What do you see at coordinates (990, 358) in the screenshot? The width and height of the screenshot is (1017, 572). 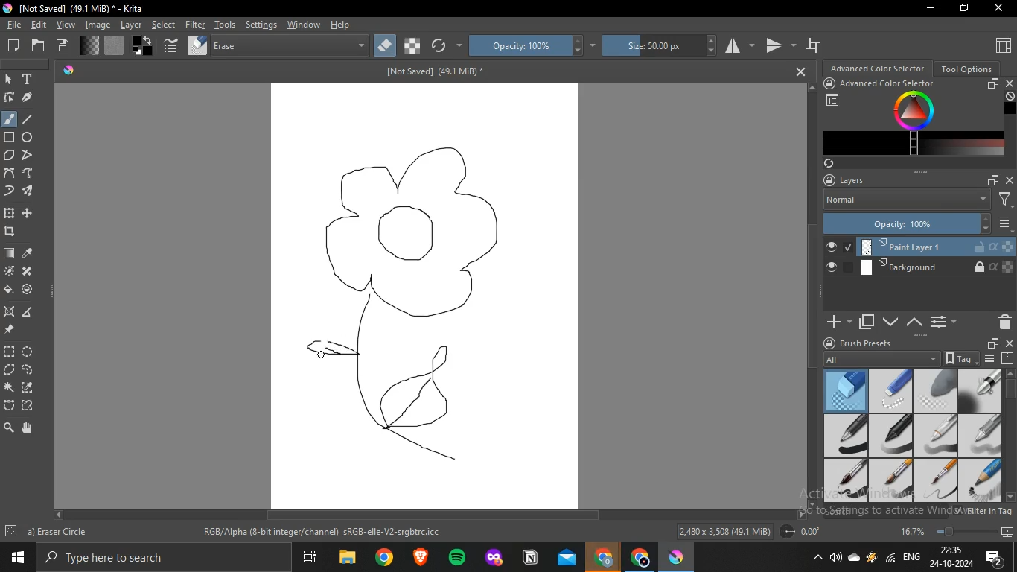 I see `Options` at bounding box center [990, 358].